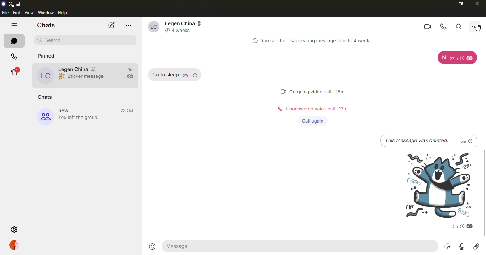 The image size is (486, 255). Describe the element at coordinates (88, 57) in the screenshot. I see `Legen China` at that location.